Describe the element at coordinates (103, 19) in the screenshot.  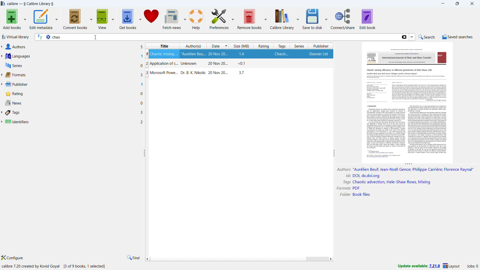
I see `view` at that location.